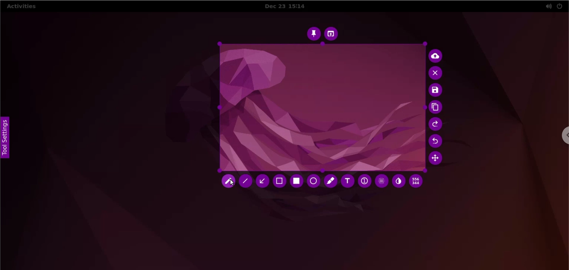 The width and height of the screenshot is (569, 270). I want to click on move selection, so click(437, 160).